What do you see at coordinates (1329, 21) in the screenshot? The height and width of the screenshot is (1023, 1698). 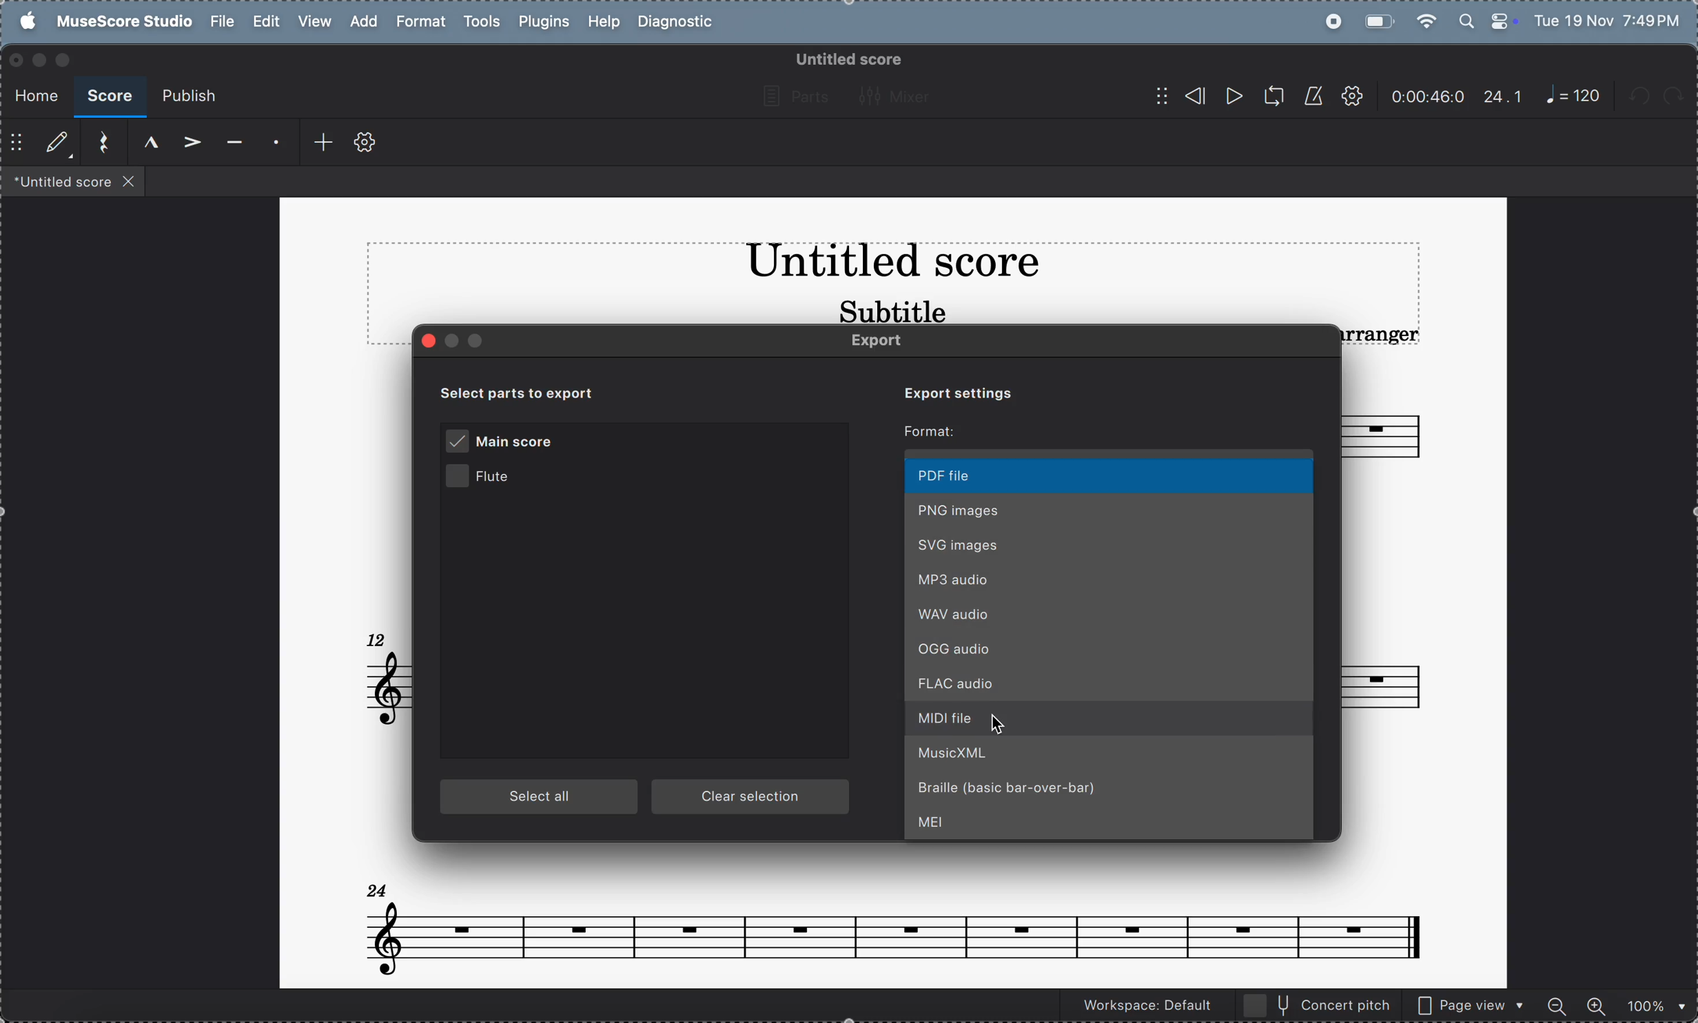 I see `record` at bounding box center [1329, 21].